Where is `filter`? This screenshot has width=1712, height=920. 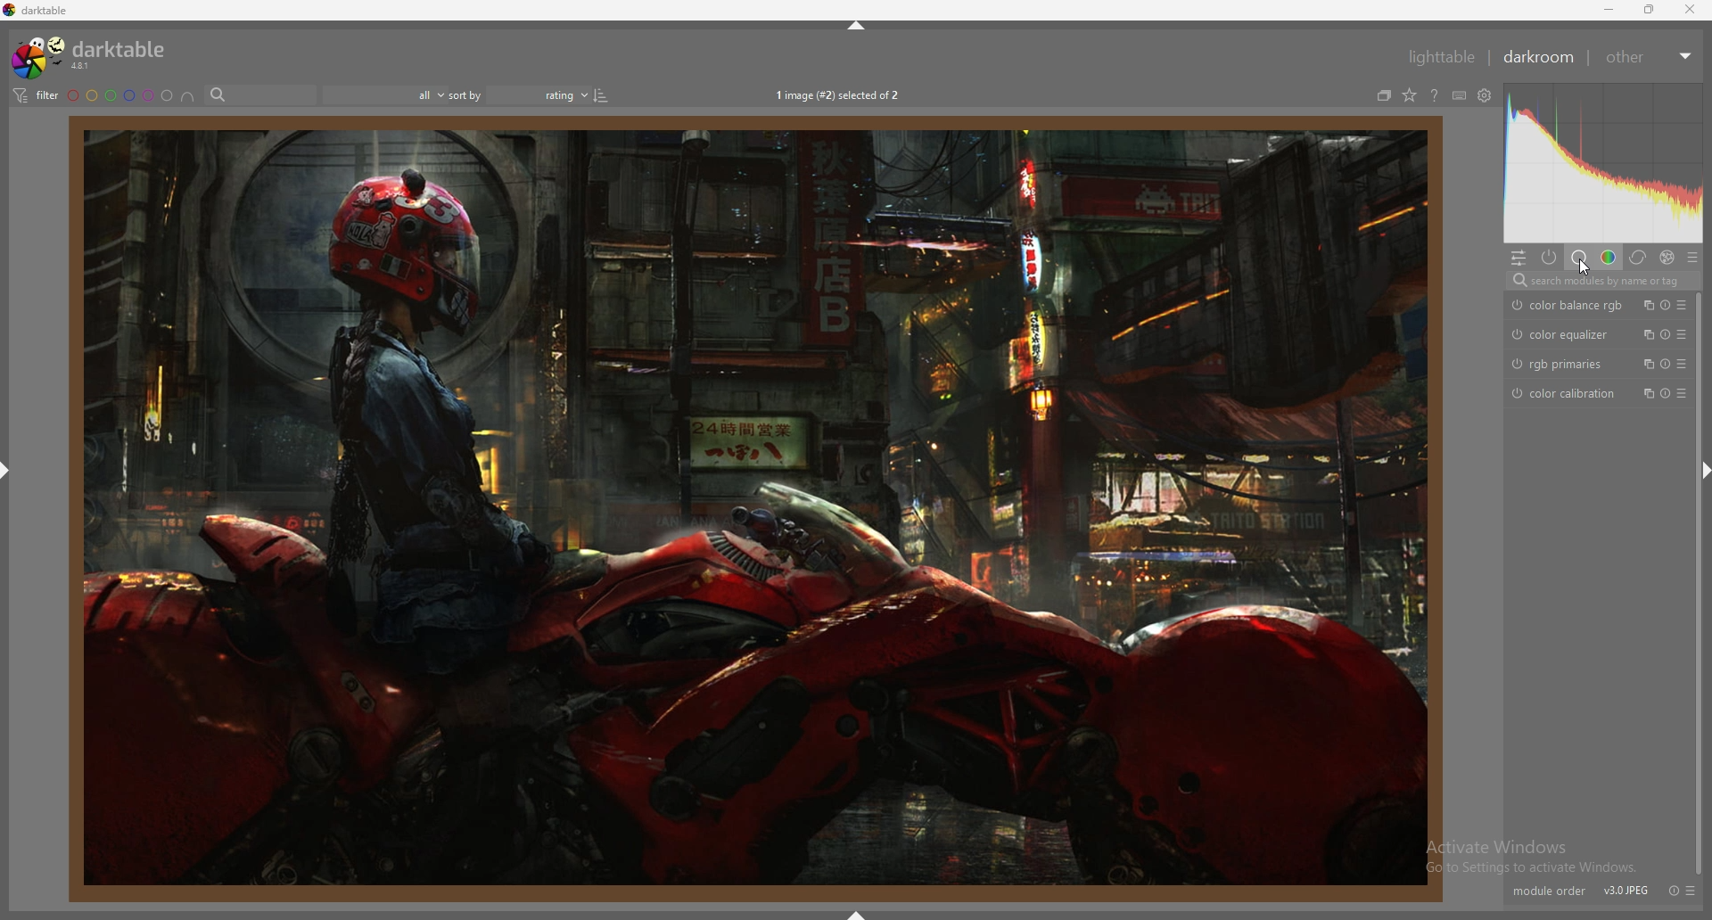
filter is located at coordinates (36, 95).